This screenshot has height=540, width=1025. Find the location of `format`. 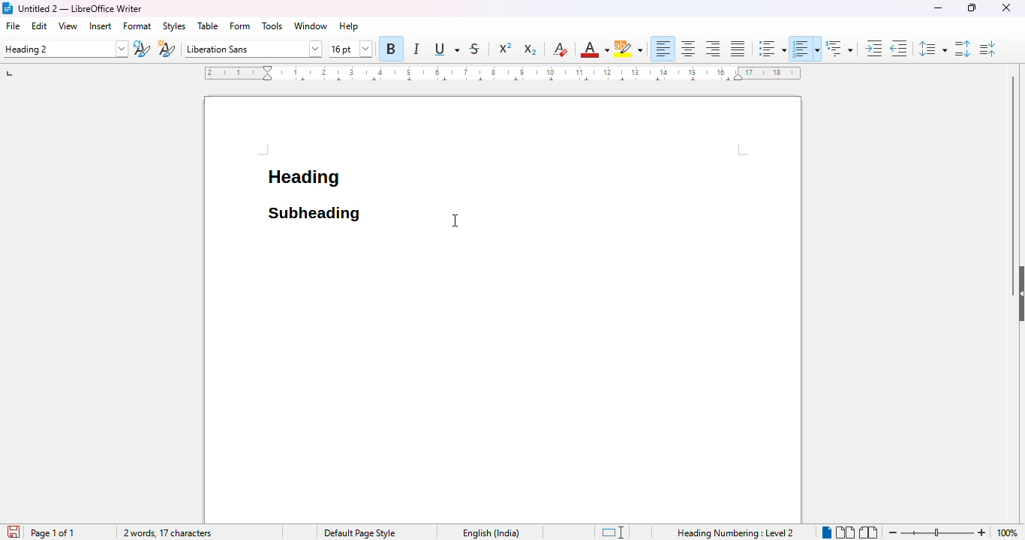

format is located at coordinates (138, 26).